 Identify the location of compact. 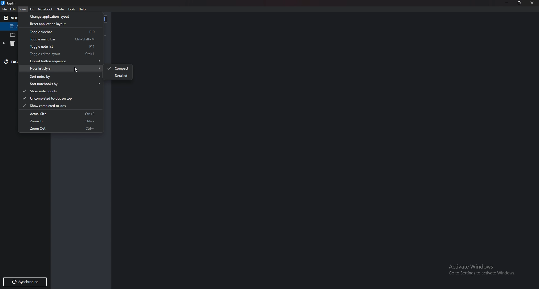
(118, 68).